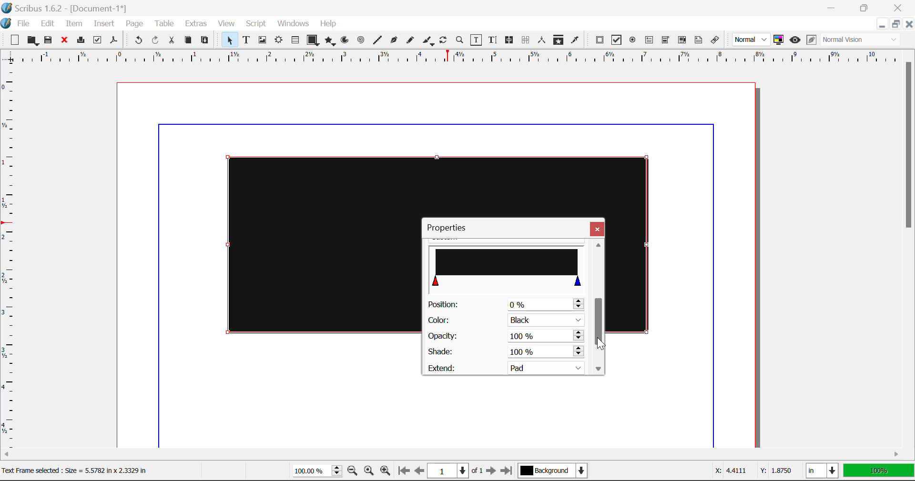  I want to click on Shapes, so click(313, 41).